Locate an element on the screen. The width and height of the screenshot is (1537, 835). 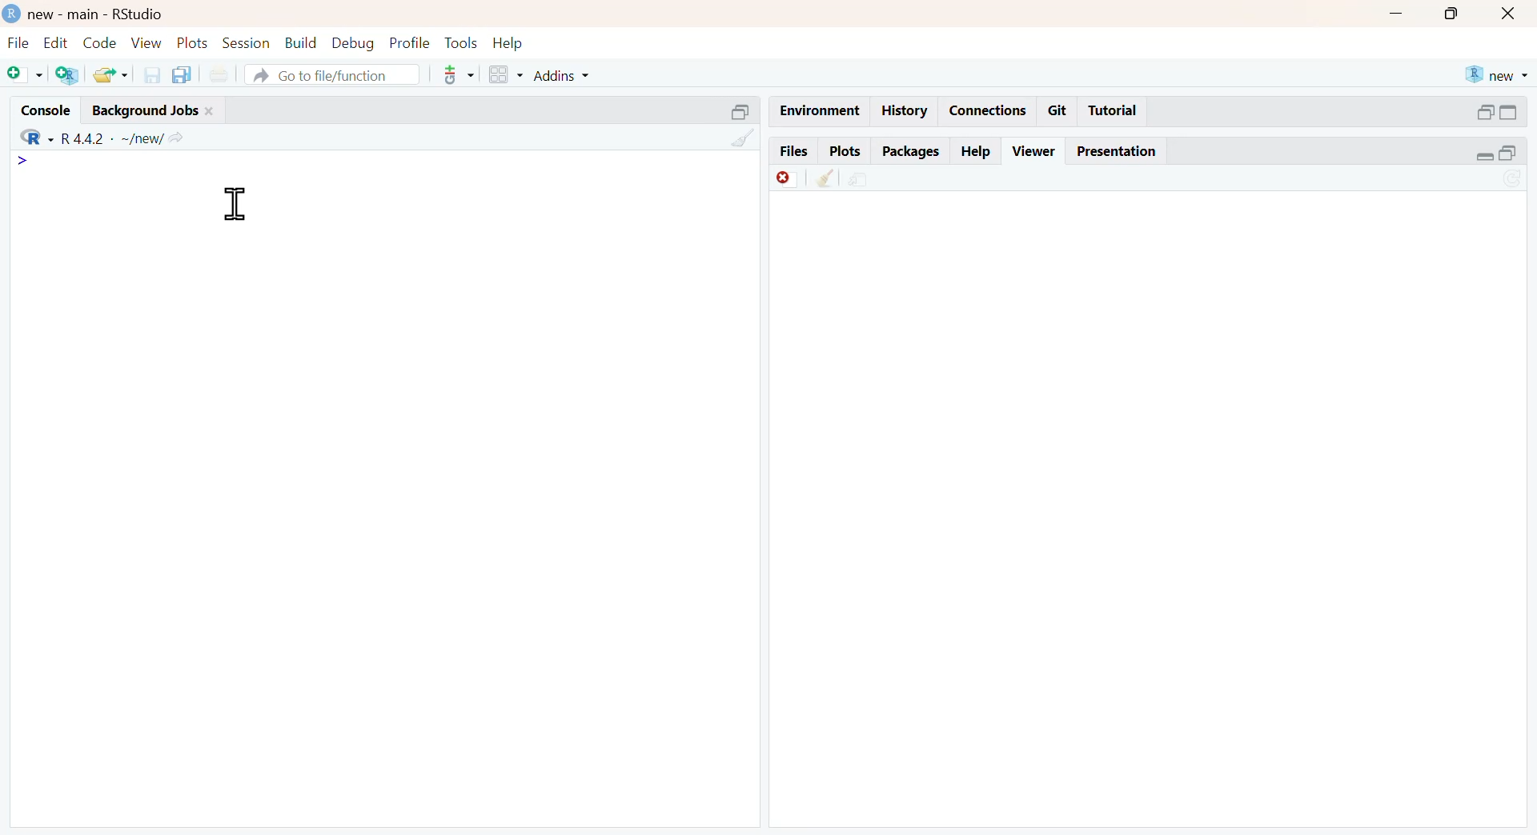
connections is located at coordinates (989, 111).